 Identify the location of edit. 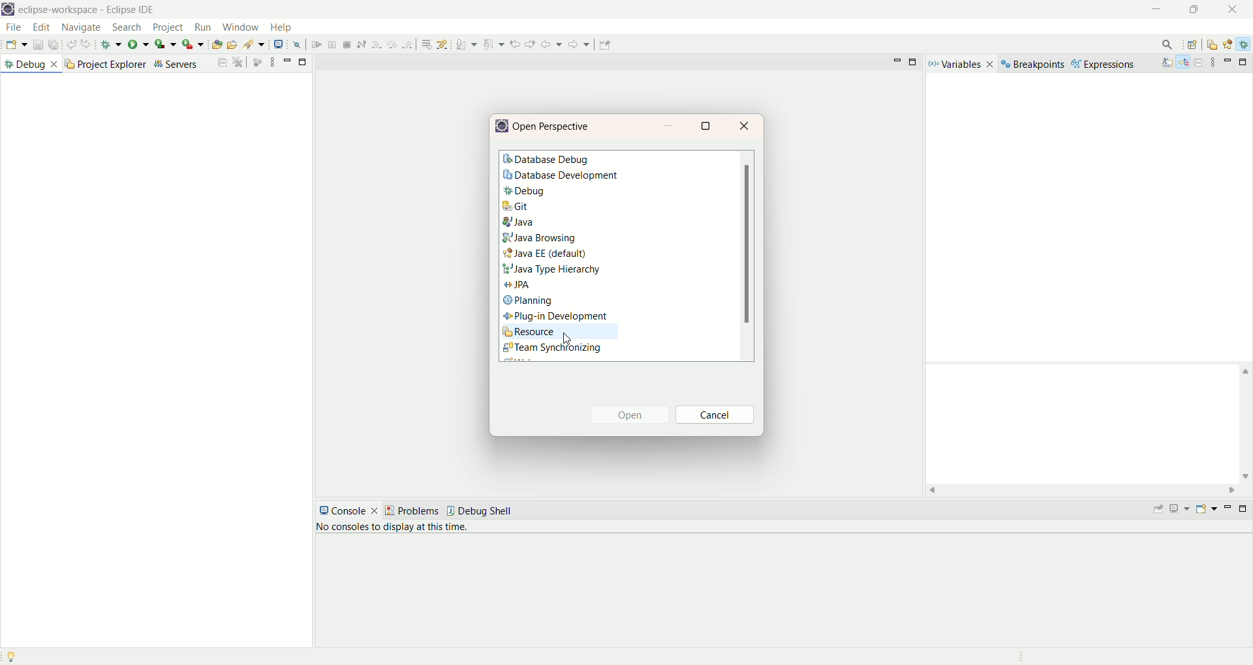
(40, 28).